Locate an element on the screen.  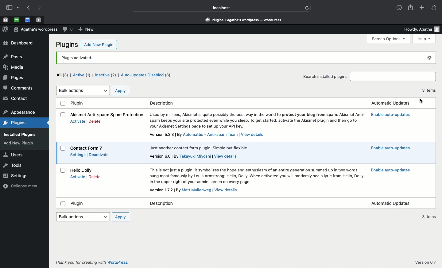
Pinned tabs is located at coordinates (6, 21).